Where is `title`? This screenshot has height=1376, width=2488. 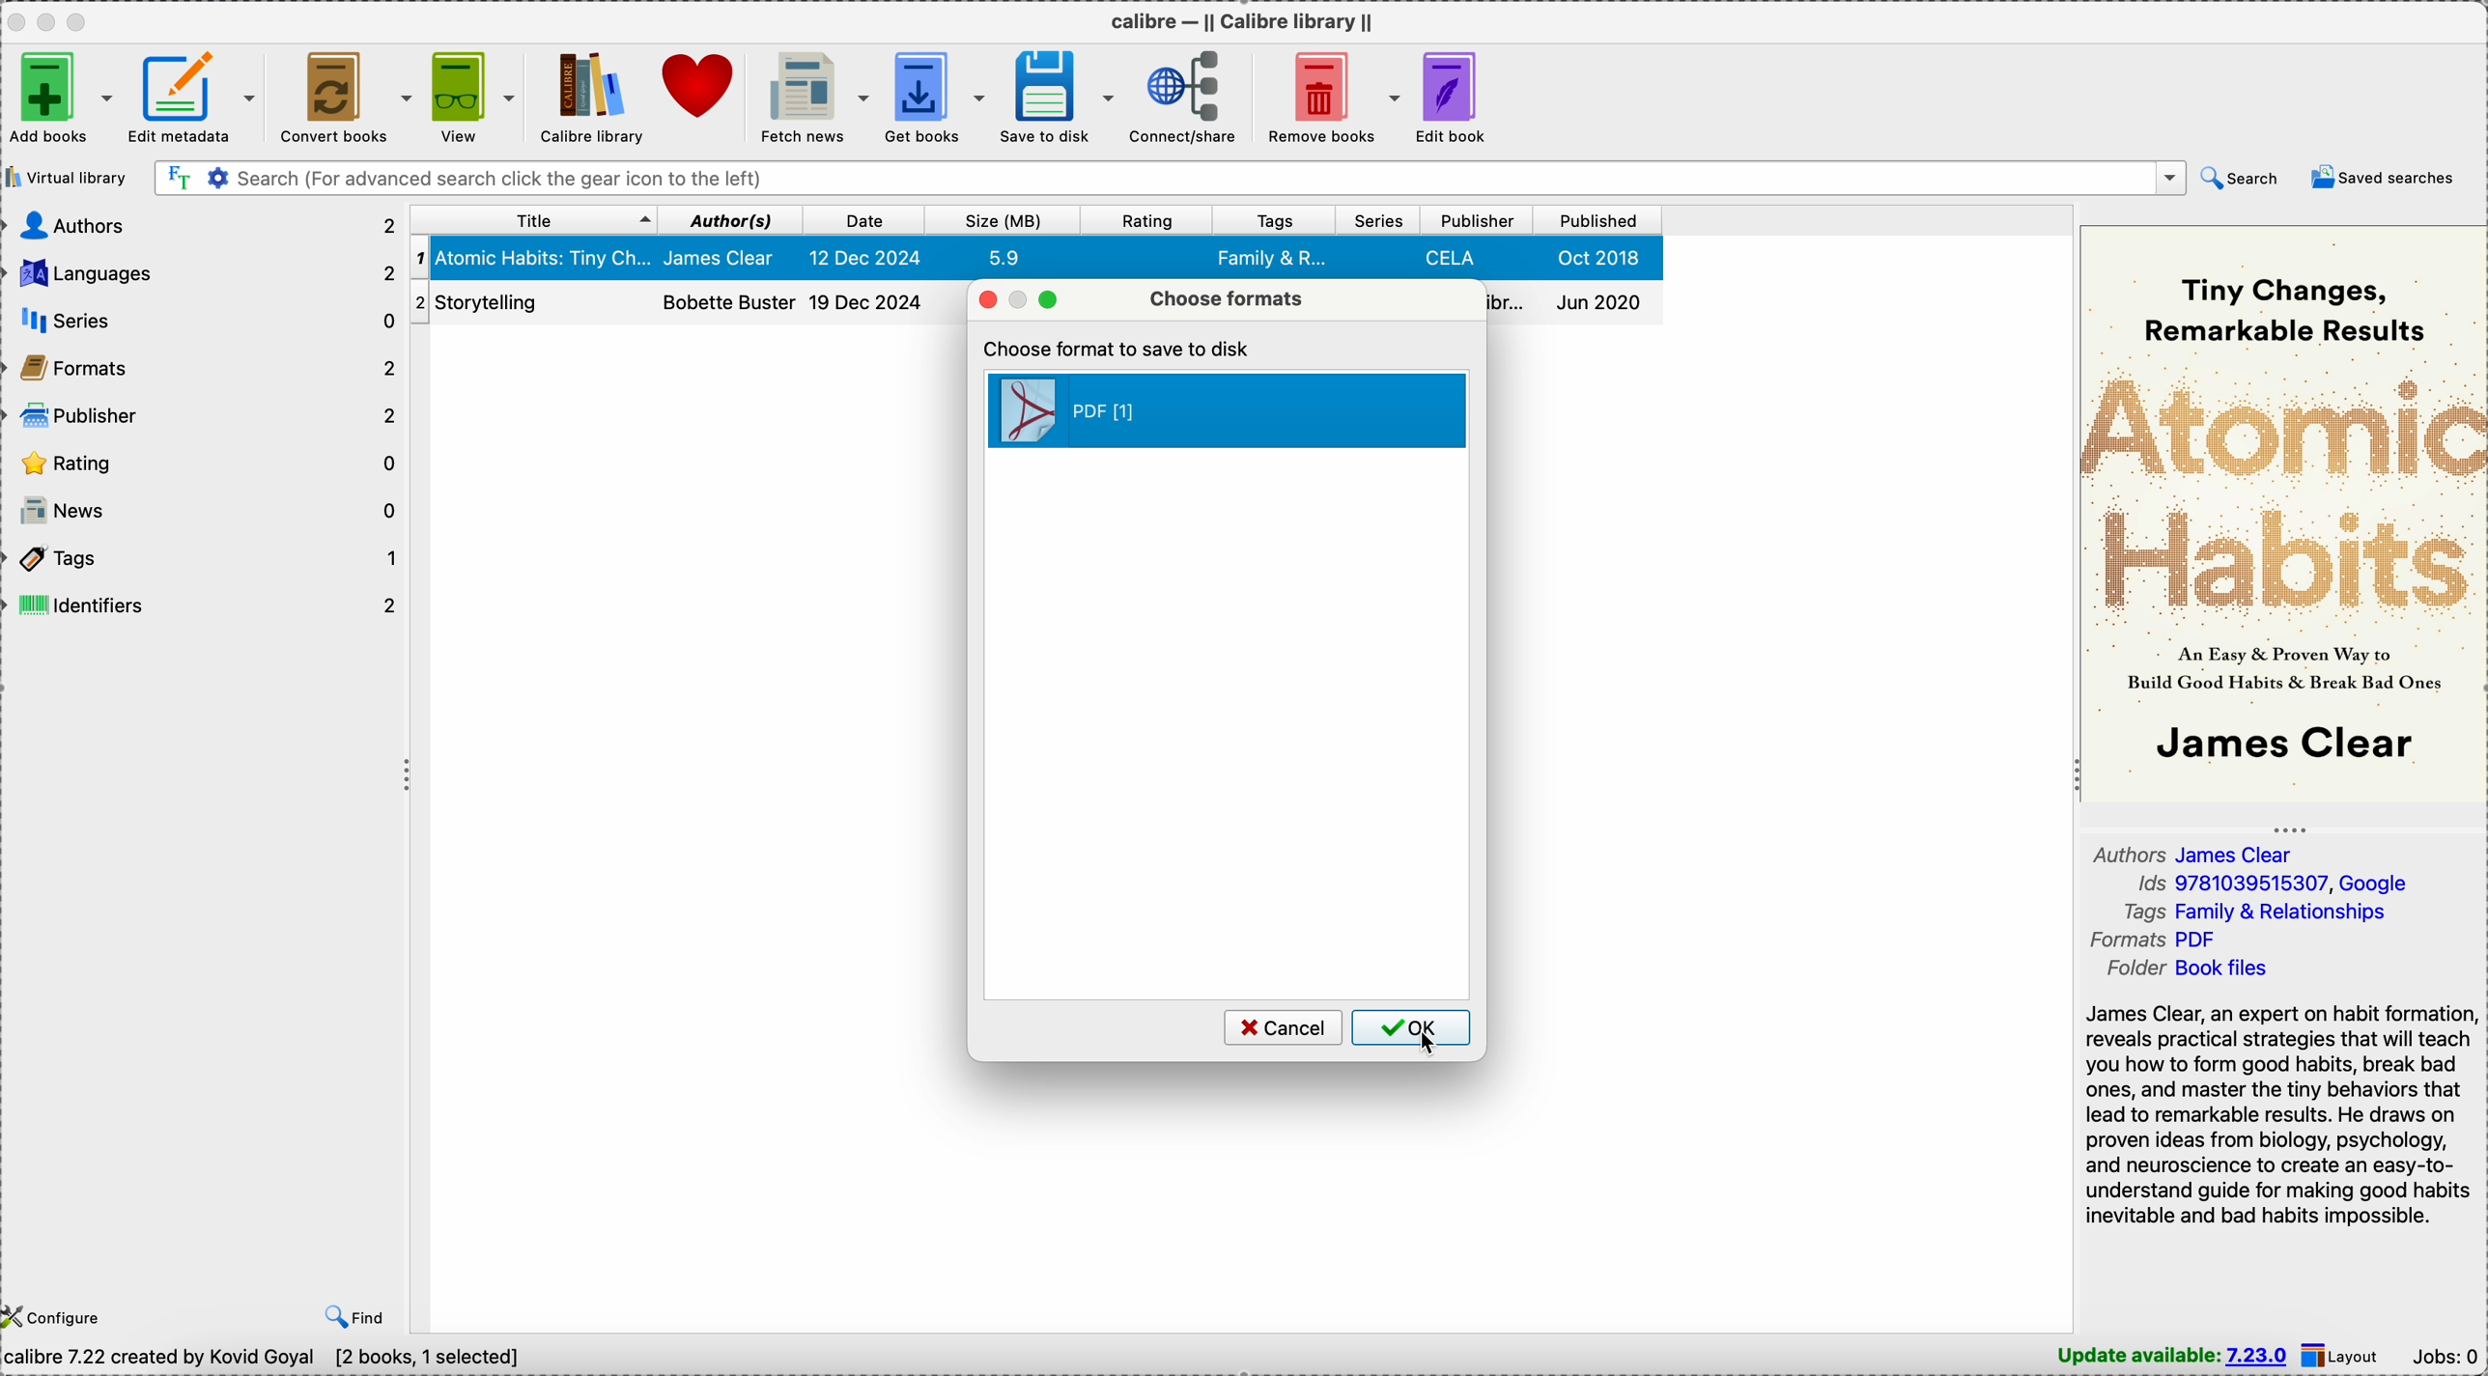 title is located at coordinates (535, 221).